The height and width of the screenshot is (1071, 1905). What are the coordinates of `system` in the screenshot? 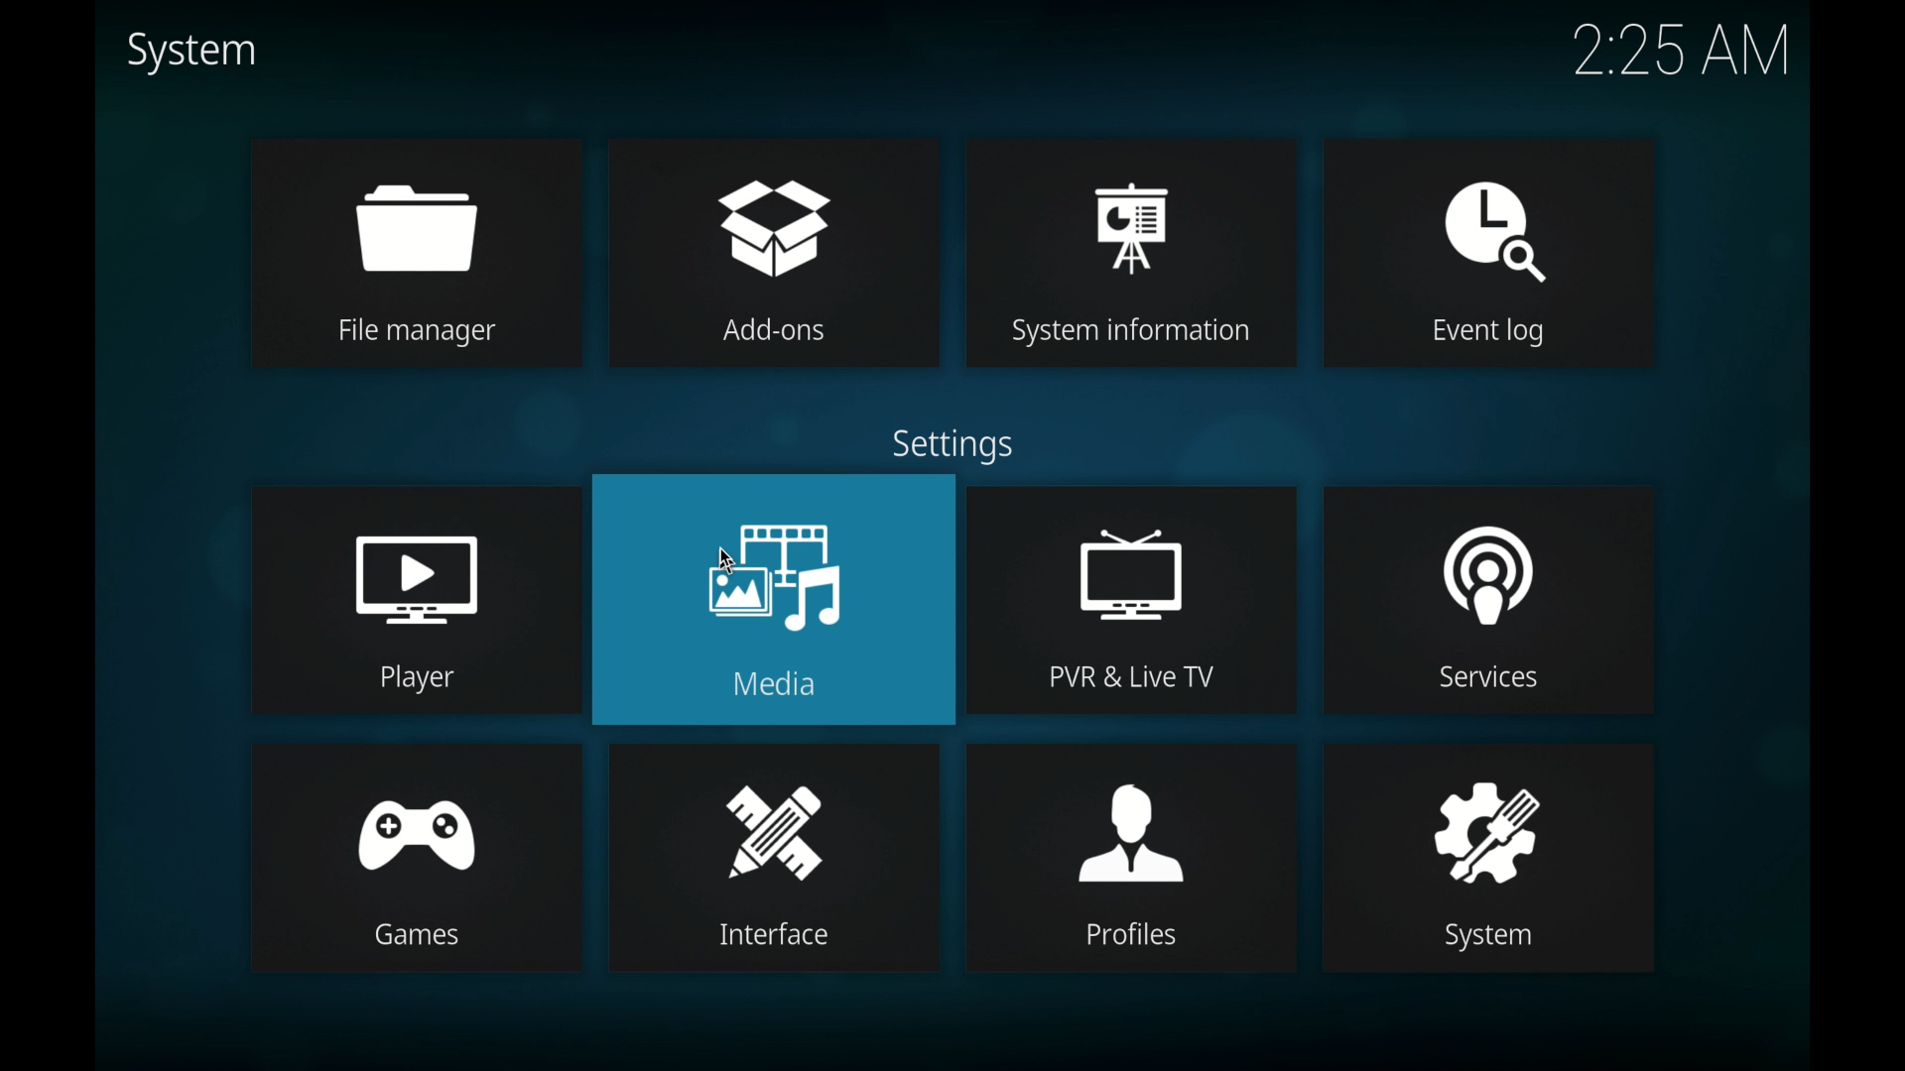 It's located at (1484, 815).